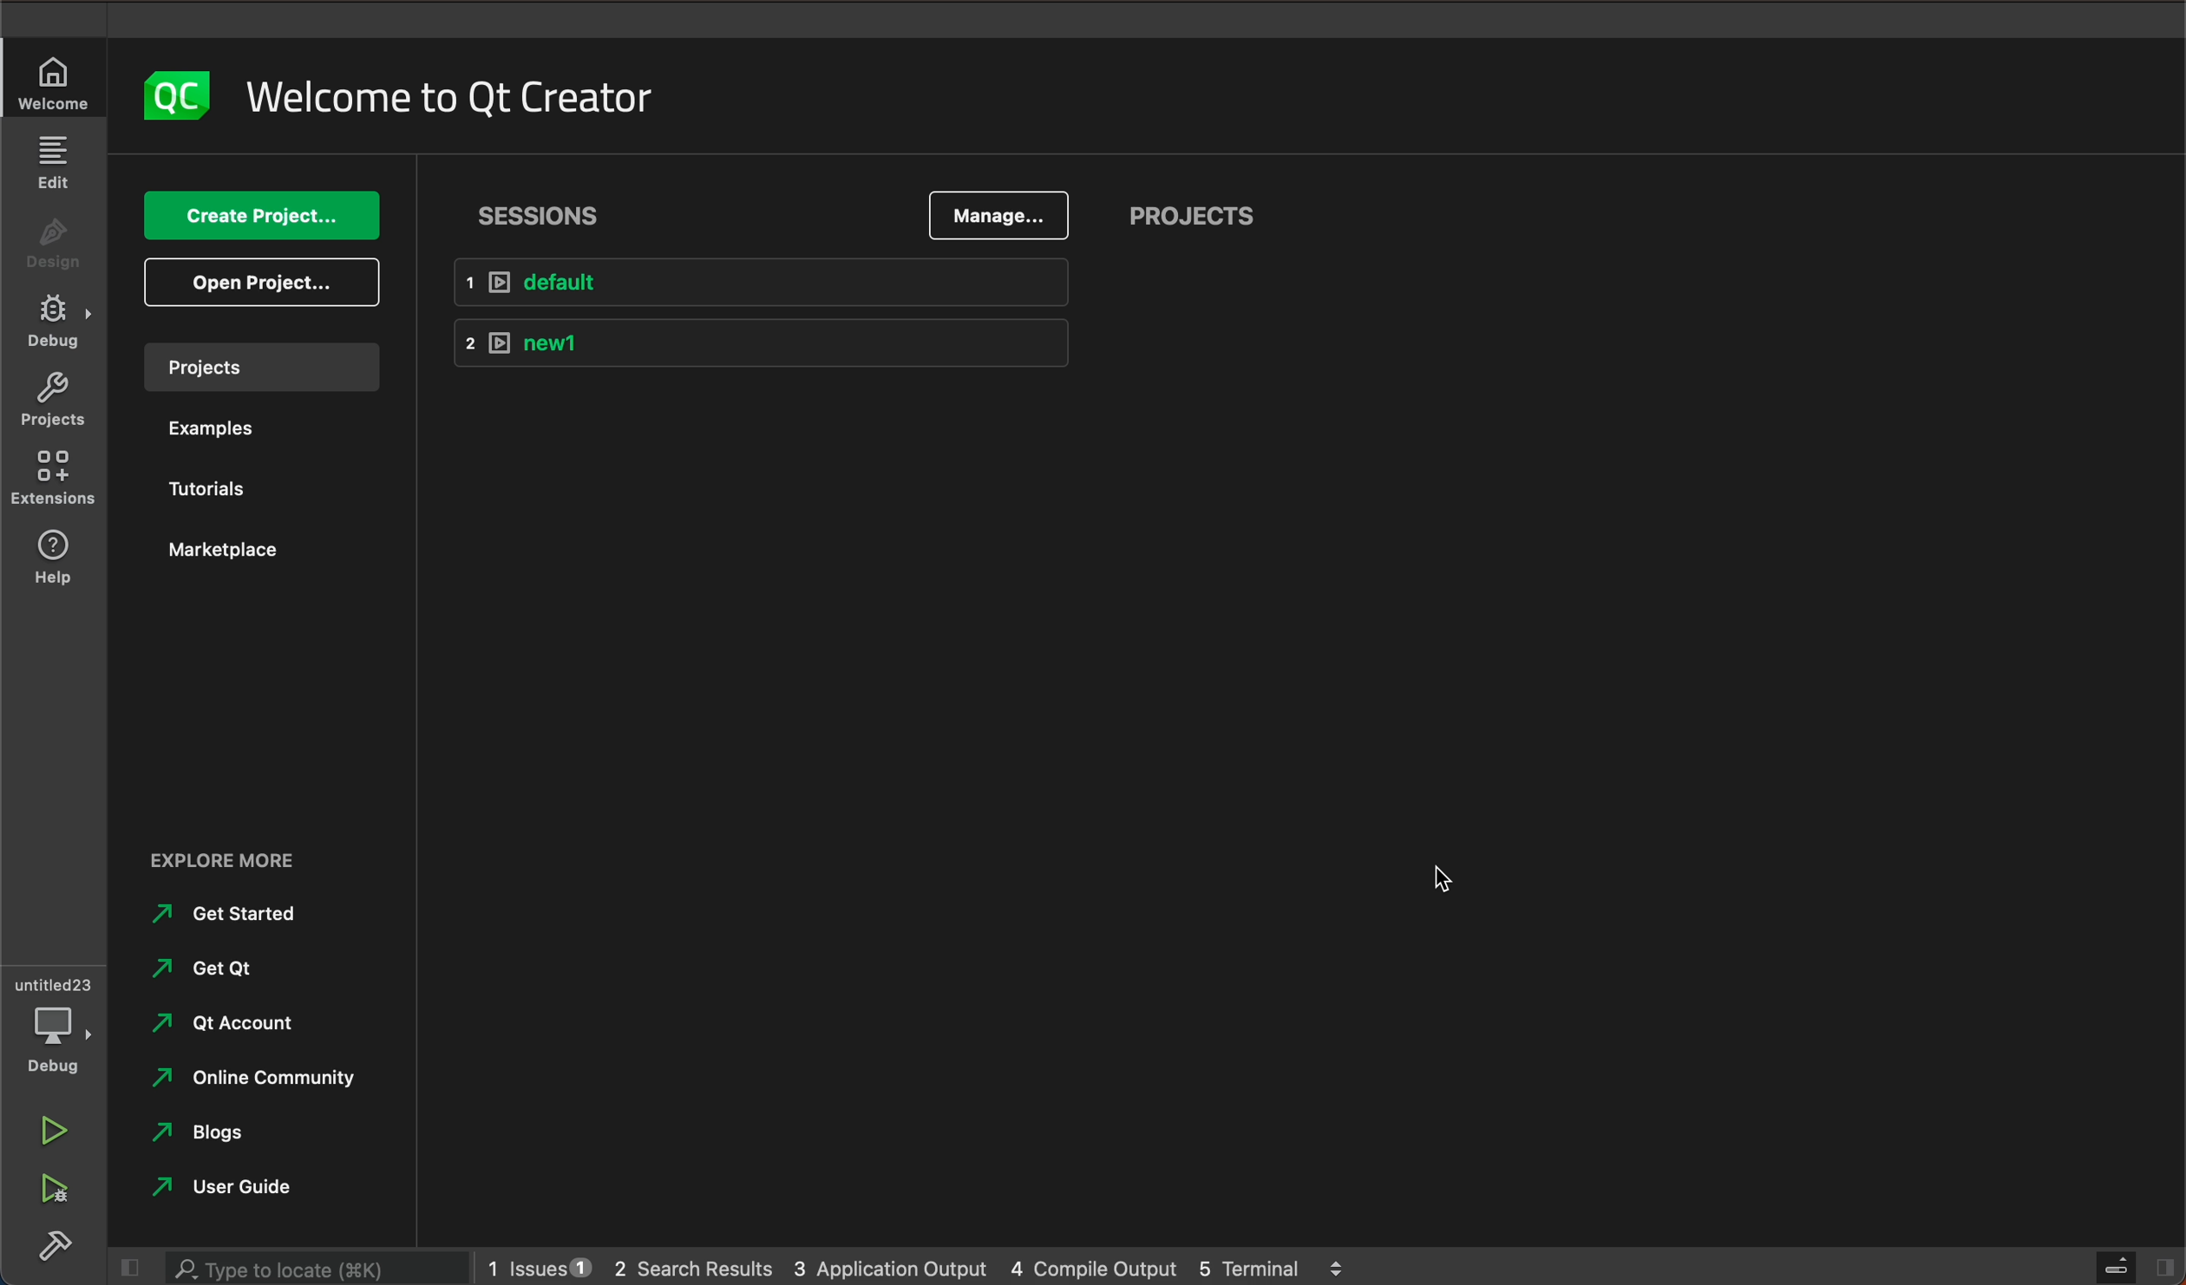 The image size is (2186, 1285). Describe the element at coordinates (58, 323) in the screenshot. I see `debug` at that location.